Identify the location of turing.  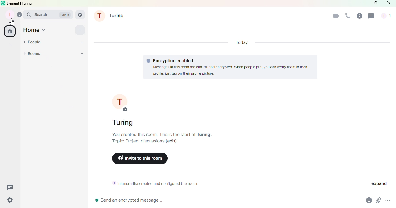
(27, 3).